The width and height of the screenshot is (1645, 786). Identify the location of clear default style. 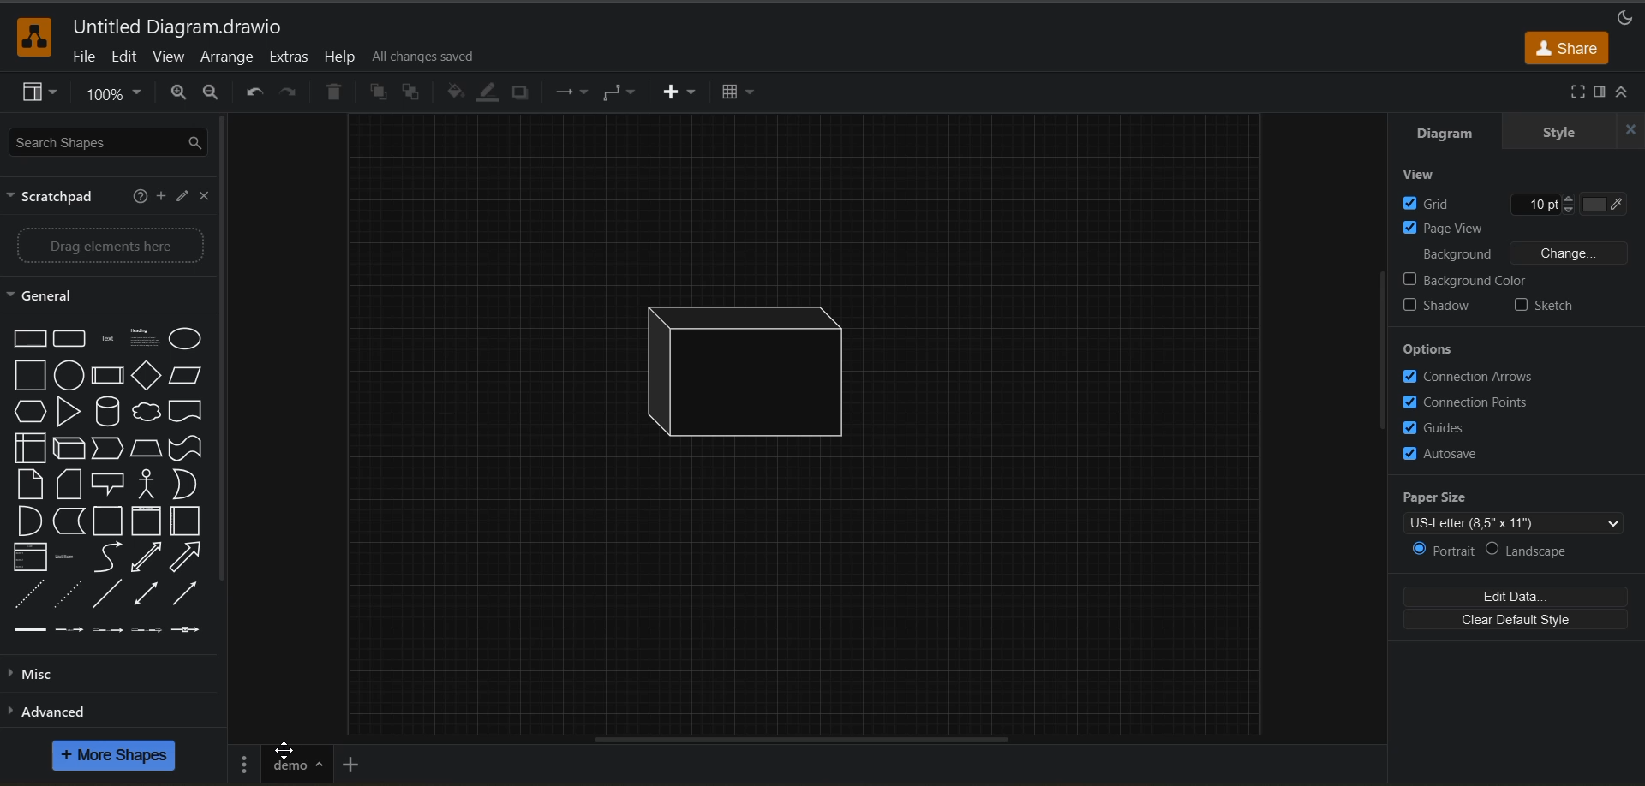
(1520, 622).